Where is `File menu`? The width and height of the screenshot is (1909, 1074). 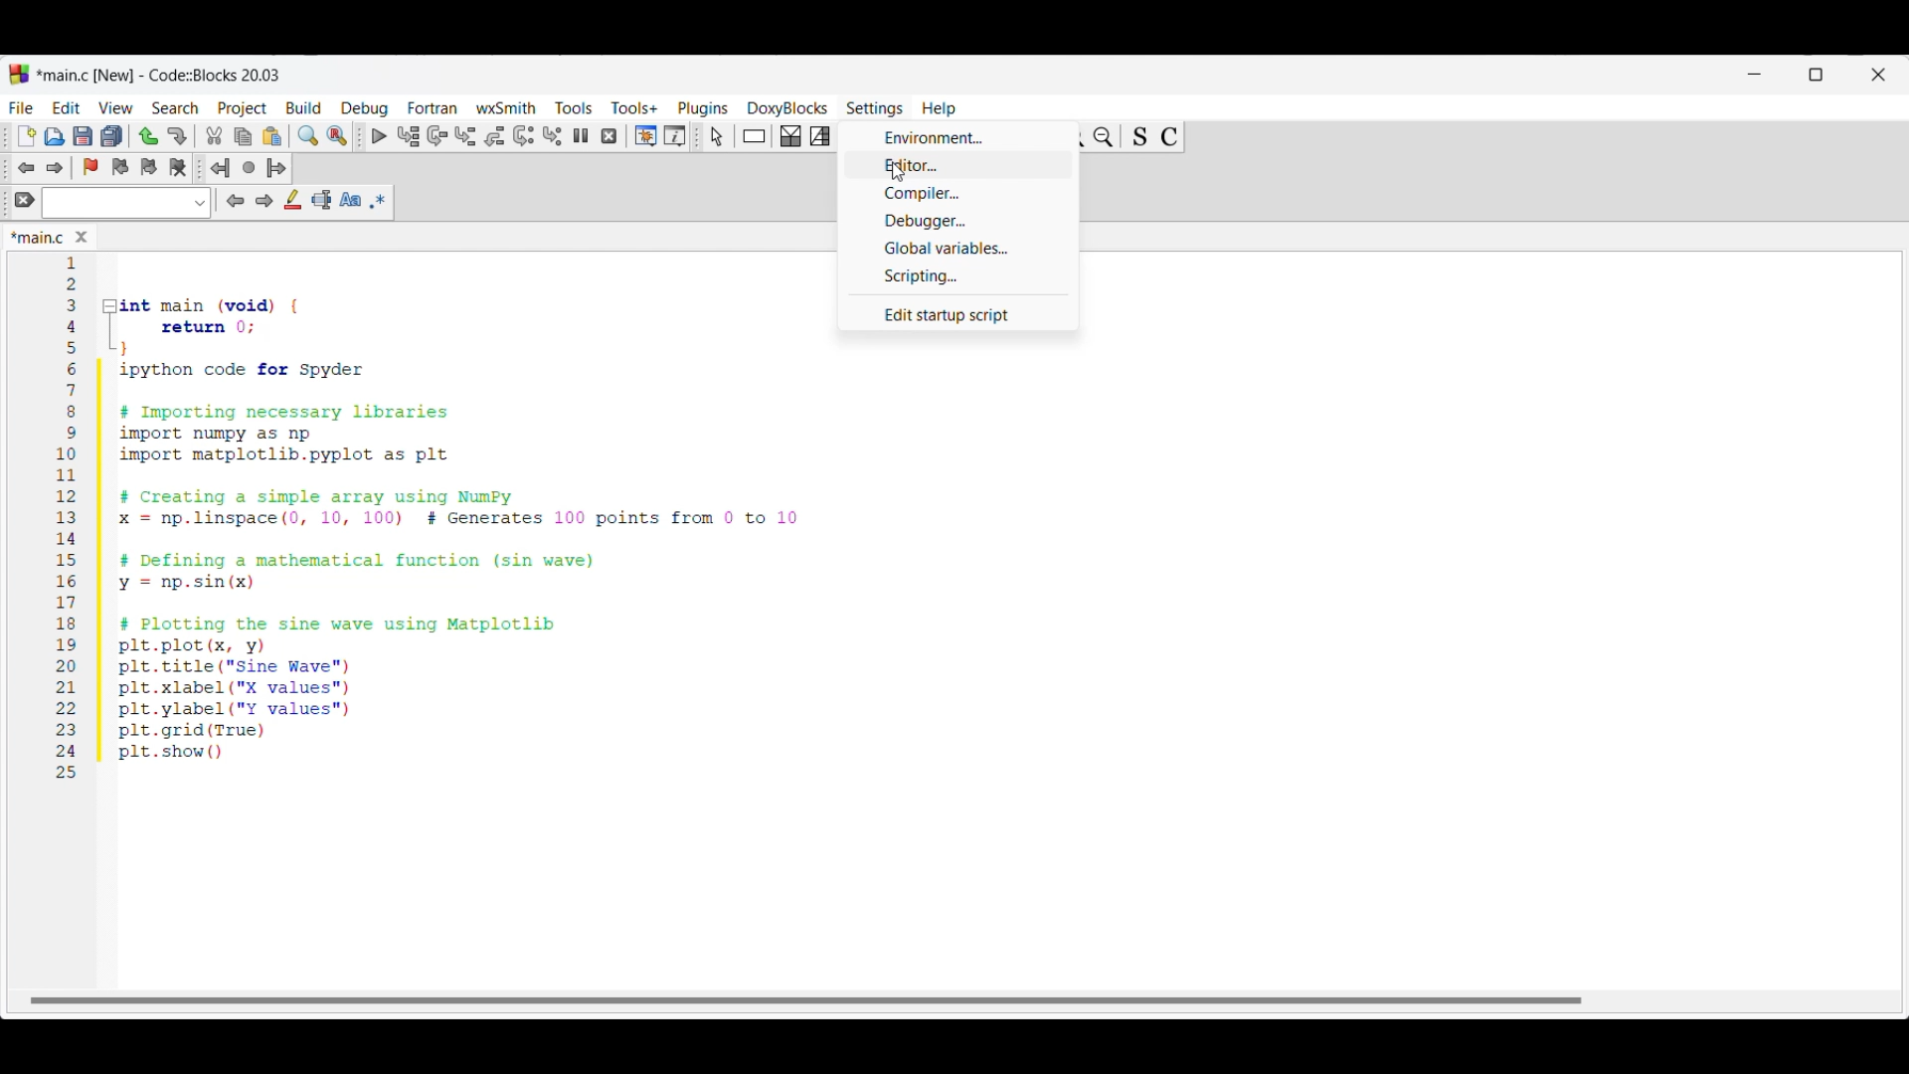 File menu is located at coordinates (21, 107).